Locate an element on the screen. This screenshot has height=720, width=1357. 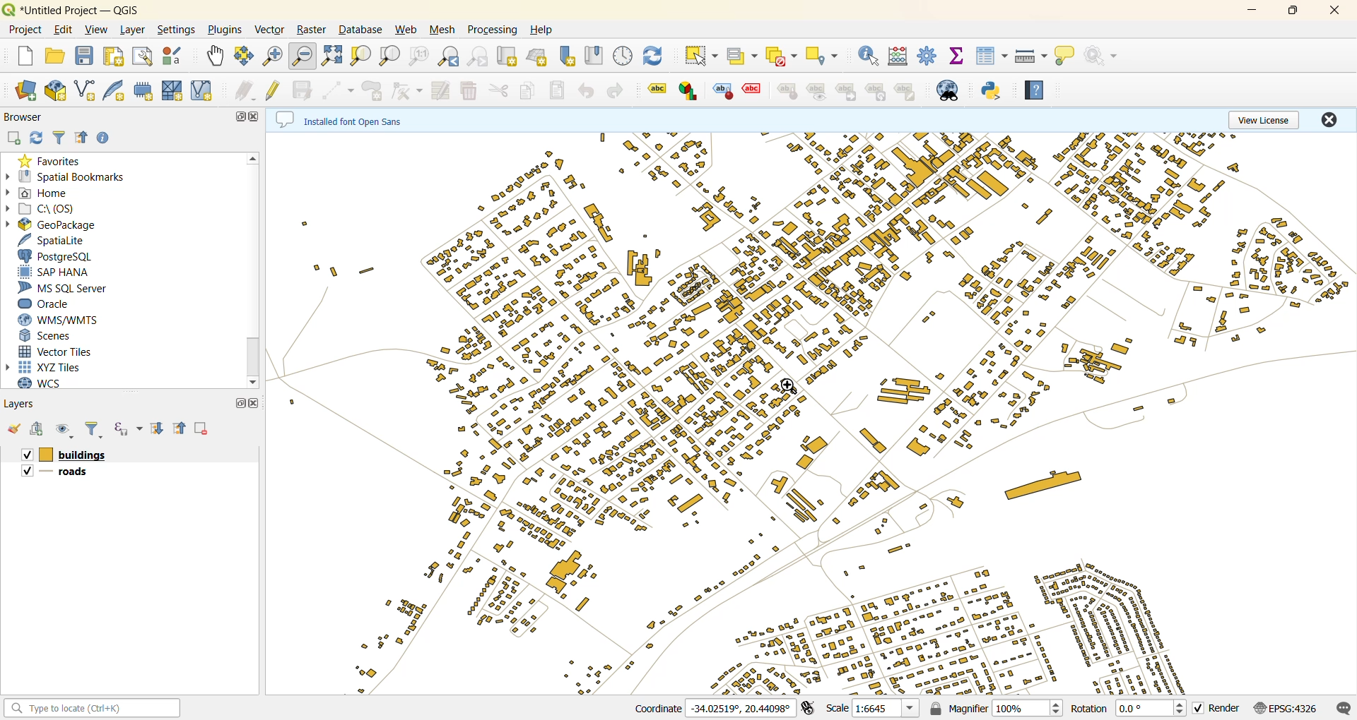
manage map is located at coordinates (66, 431).